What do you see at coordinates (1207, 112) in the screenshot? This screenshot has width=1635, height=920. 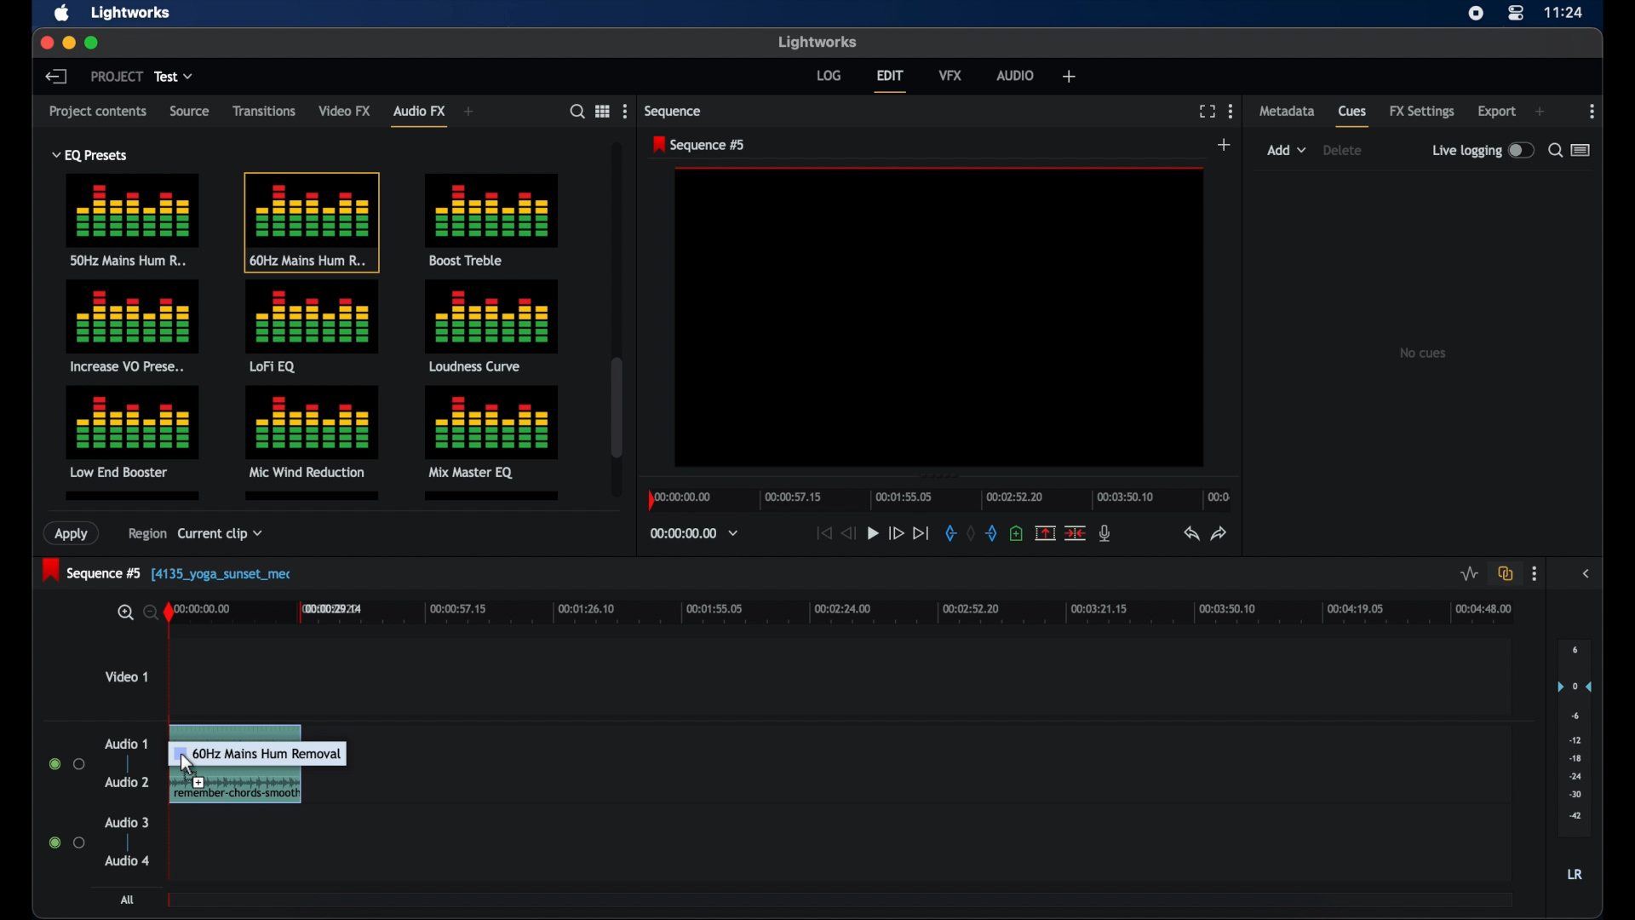 I see `full screen` at bounding box center [1207, 112].